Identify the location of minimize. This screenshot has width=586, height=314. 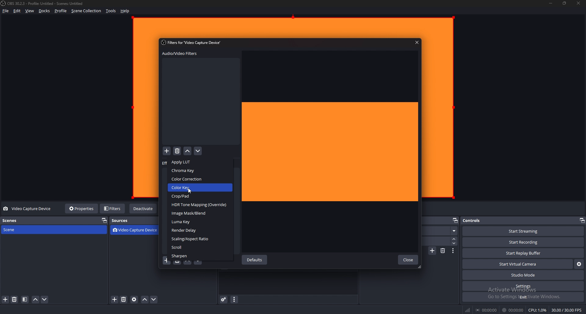
(551, 3).